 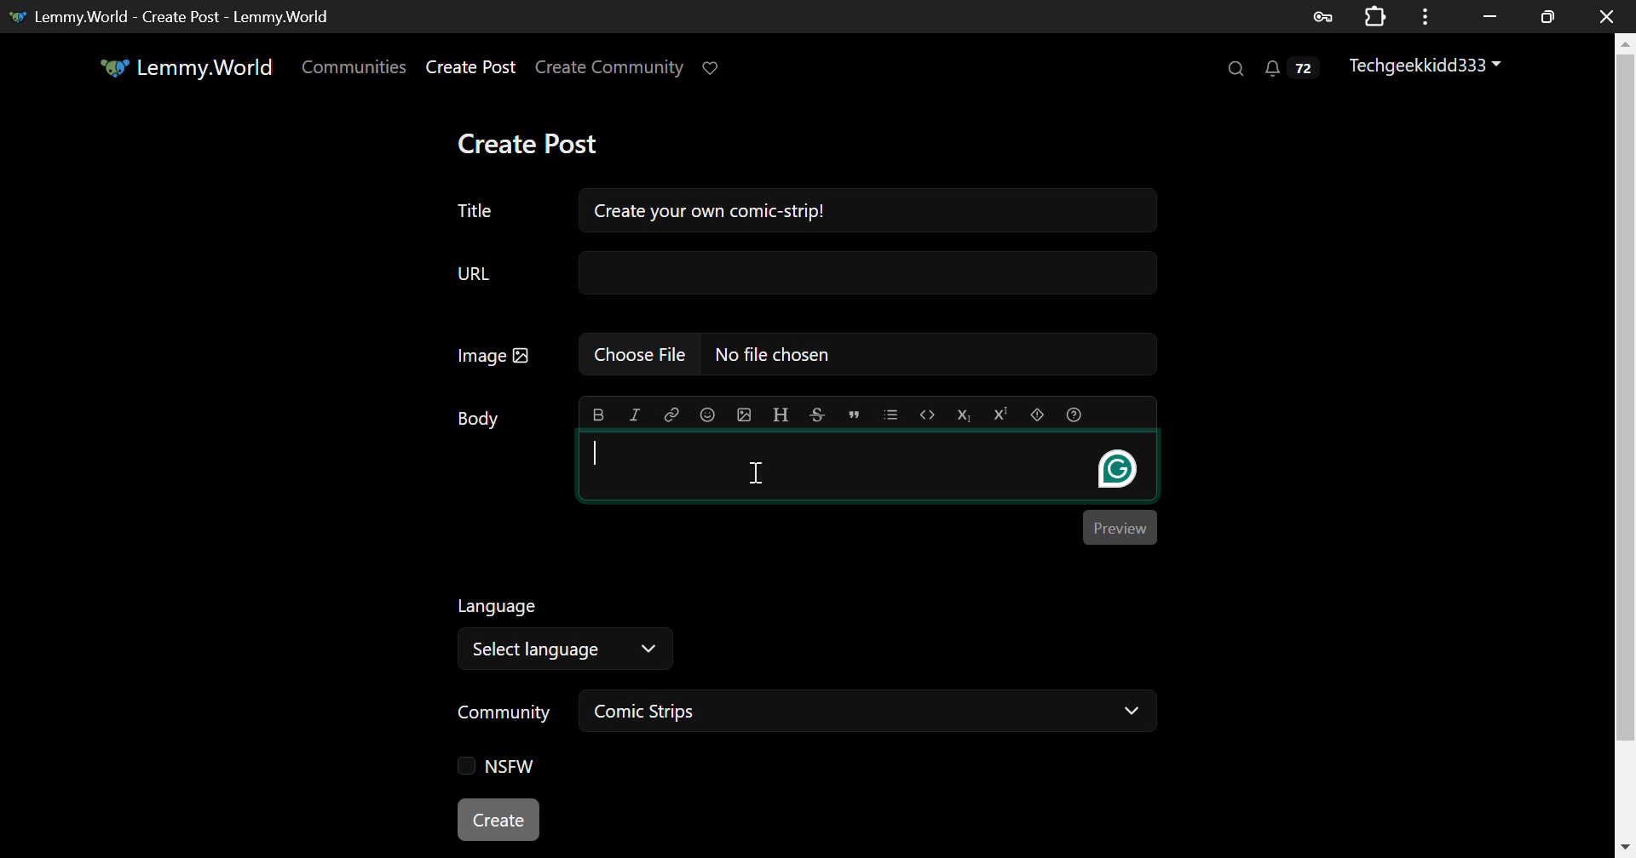 What do you see at coordinates (1000, 416) in the screenshot?
I see `Superscript` at bounding box center [1000, 416].